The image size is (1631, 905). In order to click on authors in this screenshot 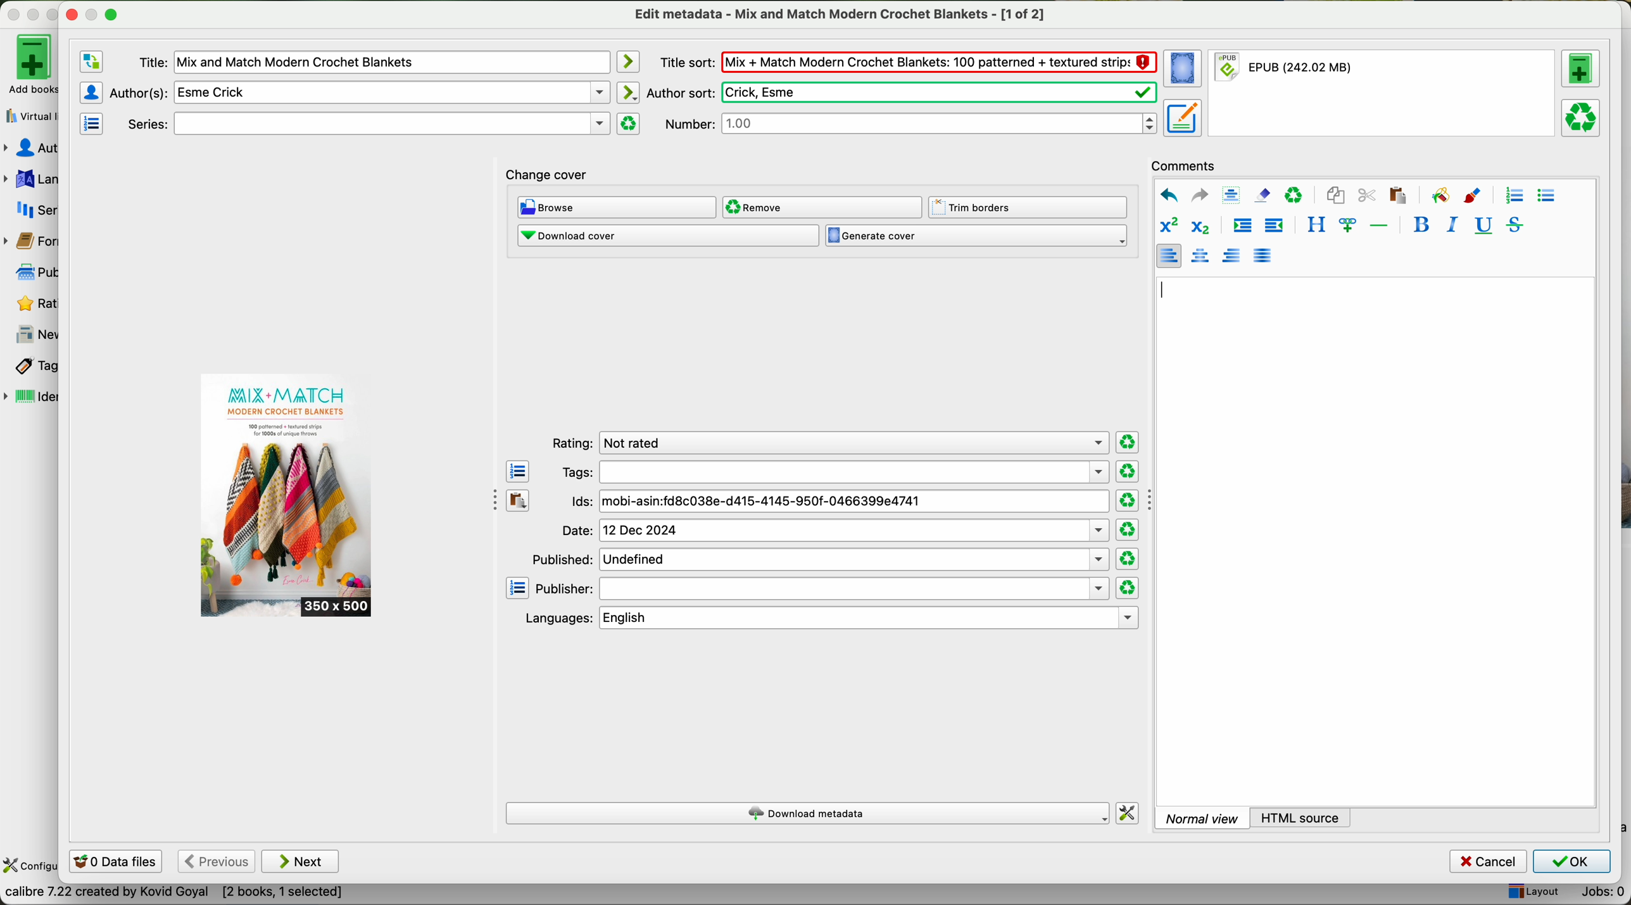, I will do `click(30, 148)`.